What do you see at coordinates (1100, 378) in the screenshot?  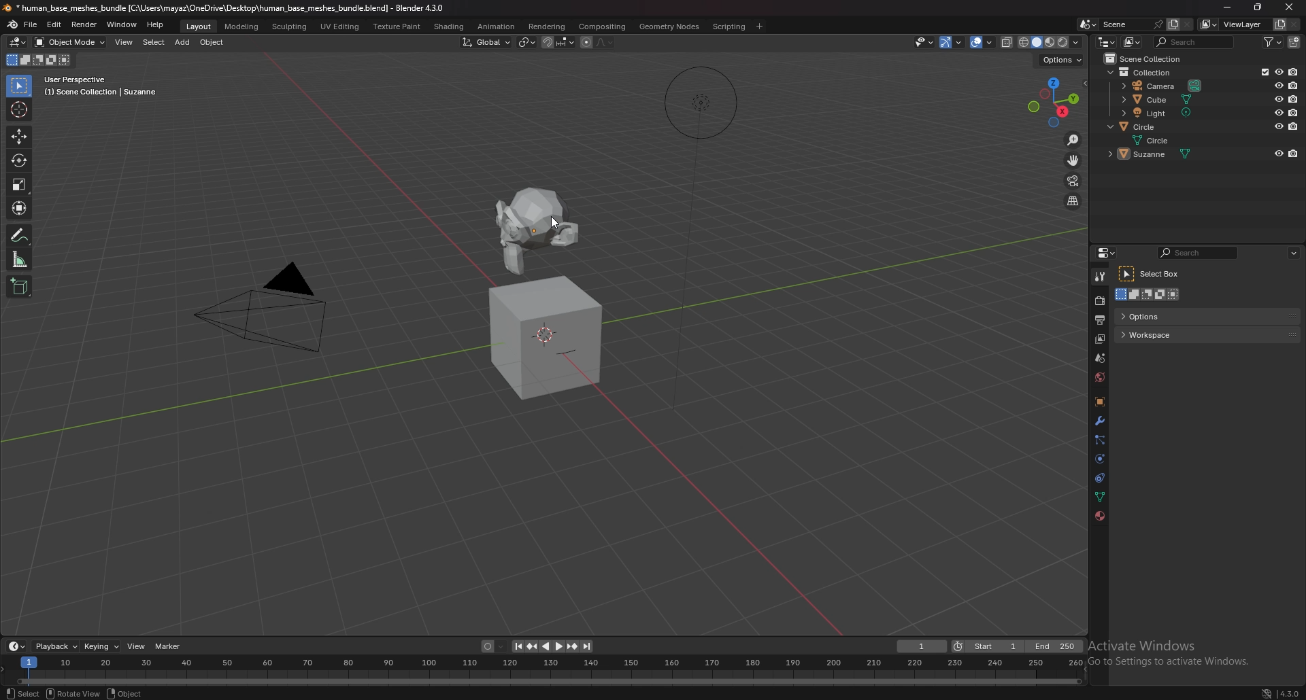 I see `world` at bounding box center [1100, 378].